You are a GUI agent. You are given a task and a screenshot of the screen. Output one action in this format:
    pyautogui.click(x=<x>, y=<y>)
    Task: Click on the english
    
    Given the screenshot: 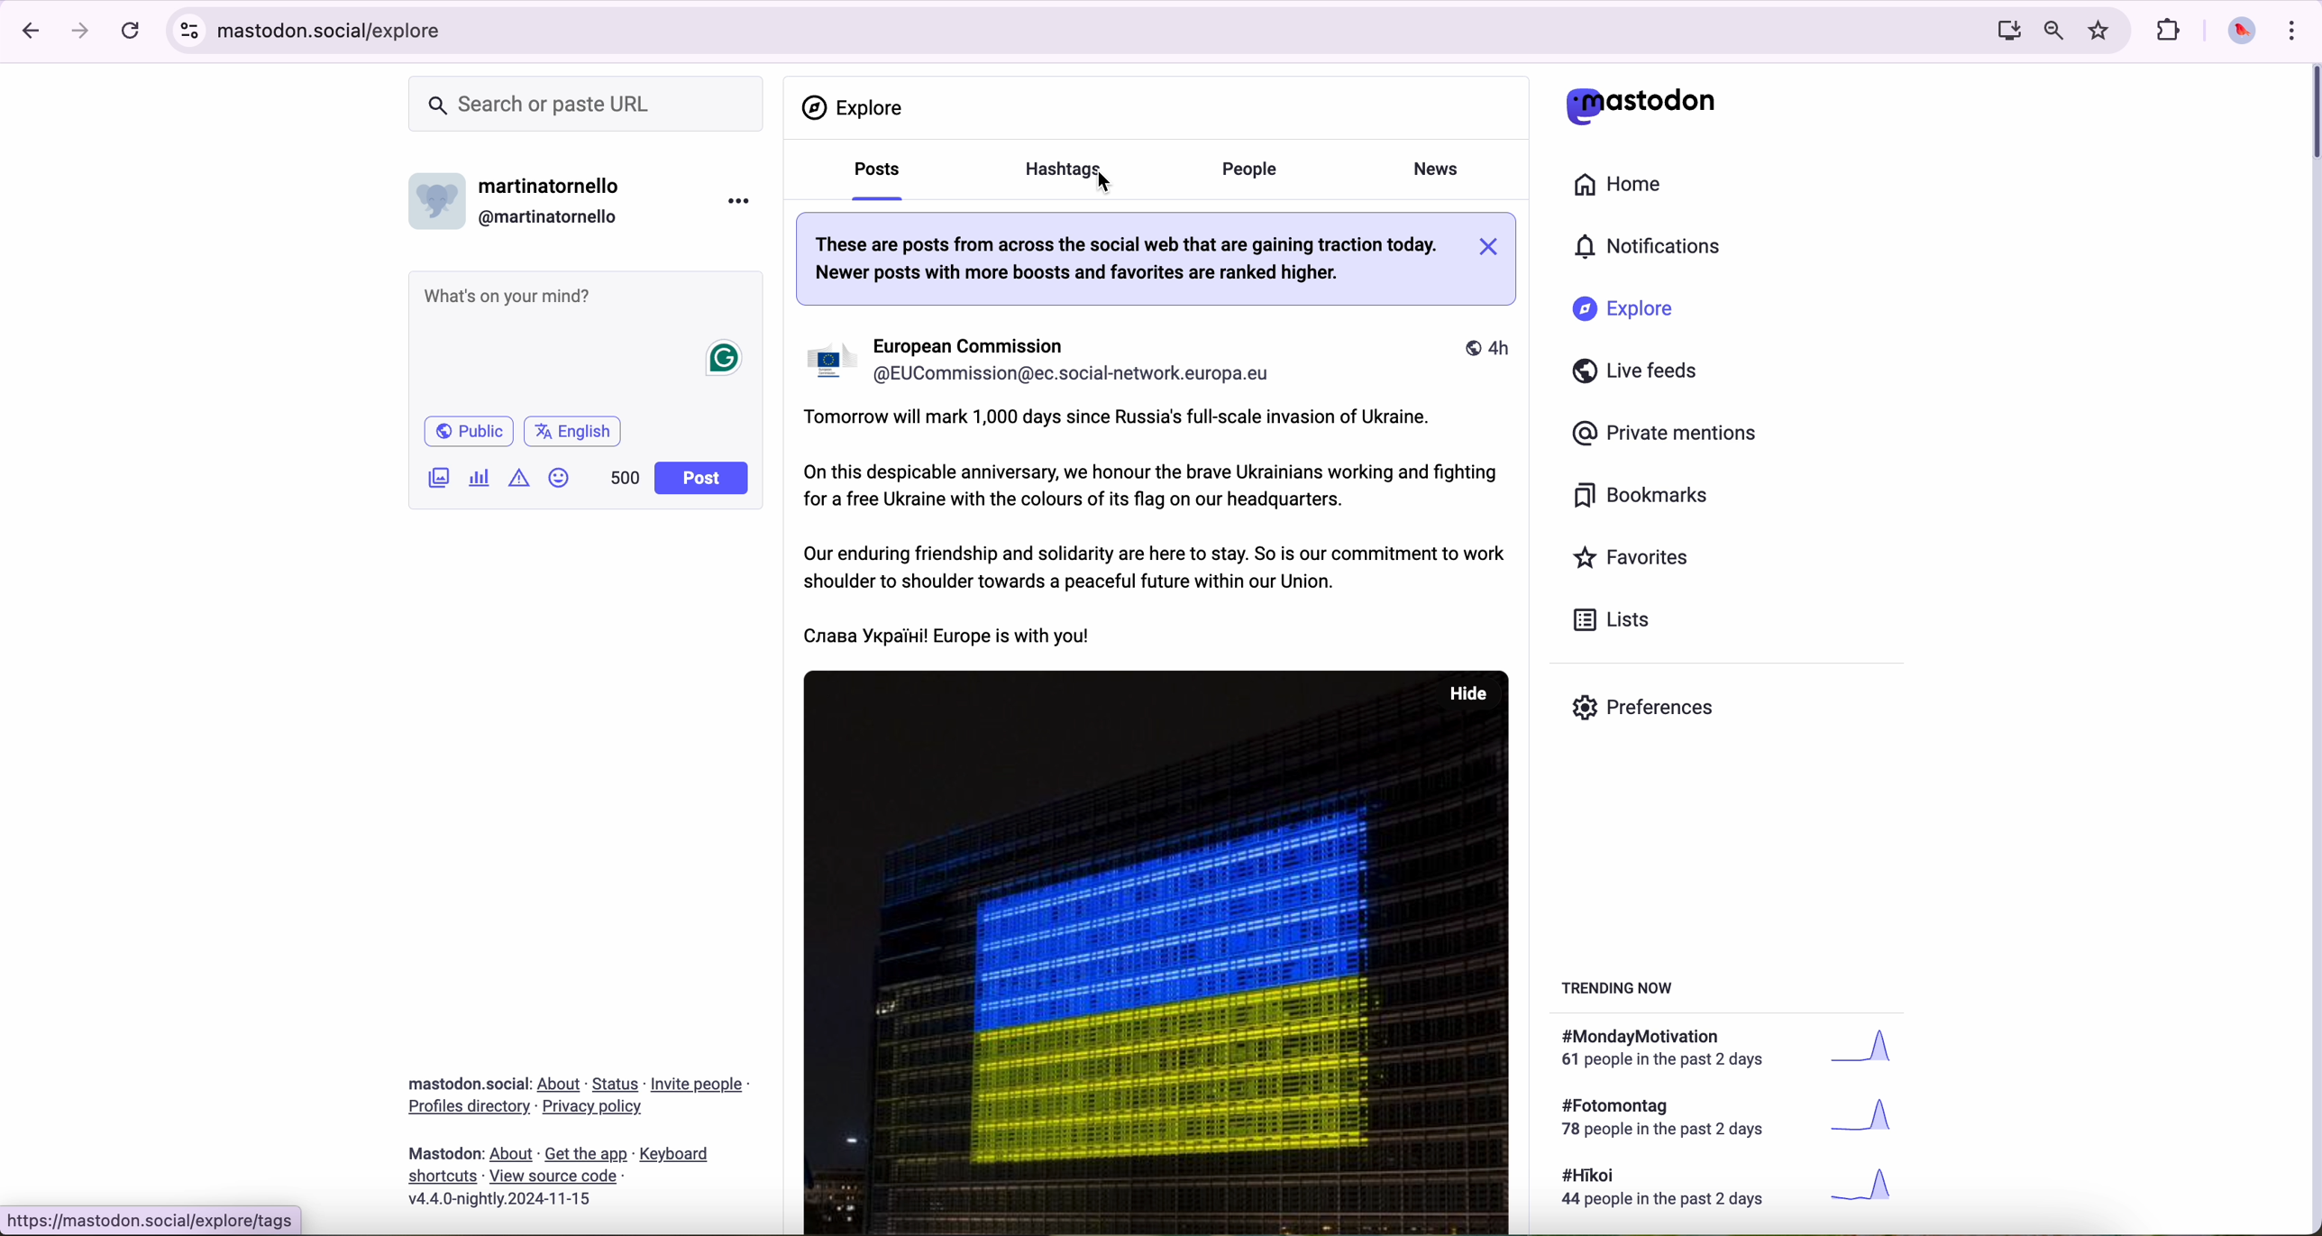 What is the action you would take?
    pyautogui.click(x=576, y=430)
    